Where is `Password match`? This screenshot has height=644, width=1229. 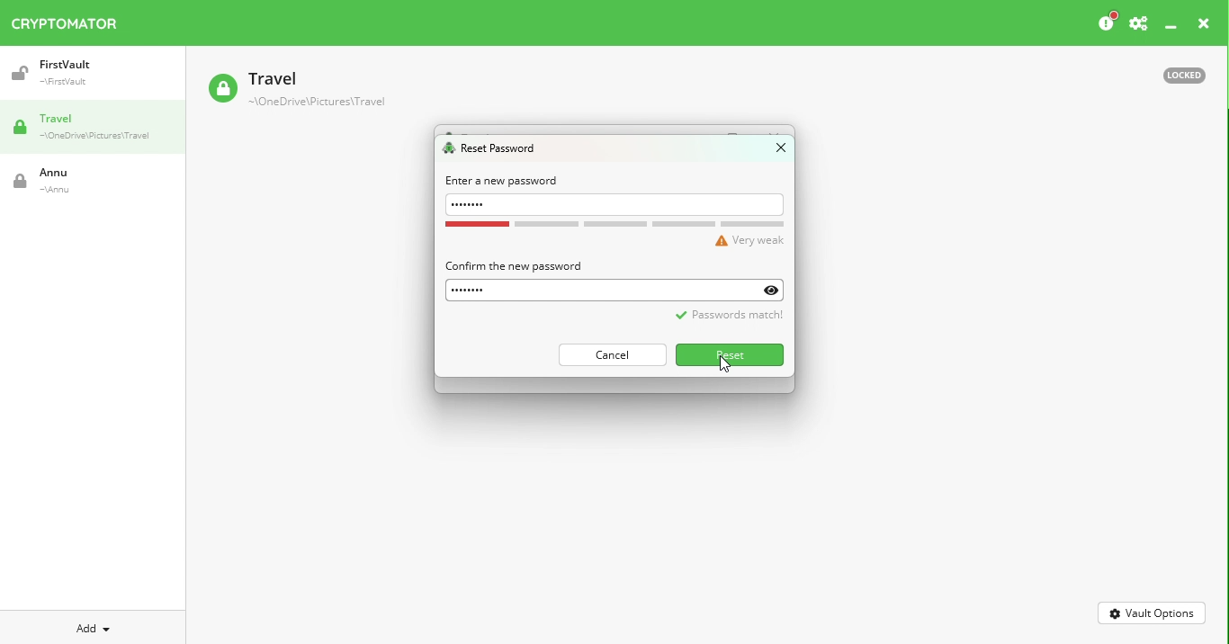 Password match is located at coordinates (727, 321).